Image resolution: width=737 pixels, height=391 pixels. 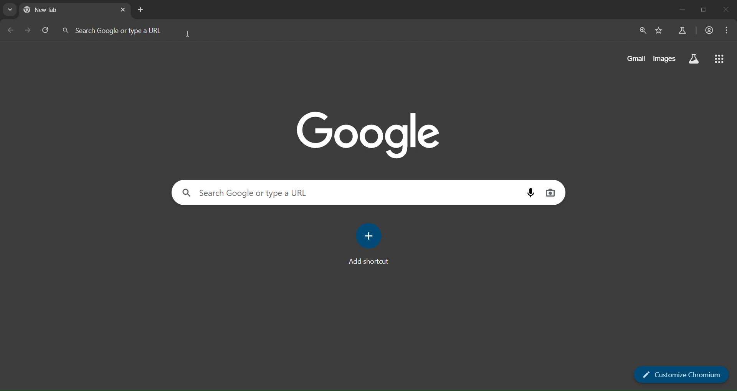 I want to click on search tabs, so click(x=10, y=9).